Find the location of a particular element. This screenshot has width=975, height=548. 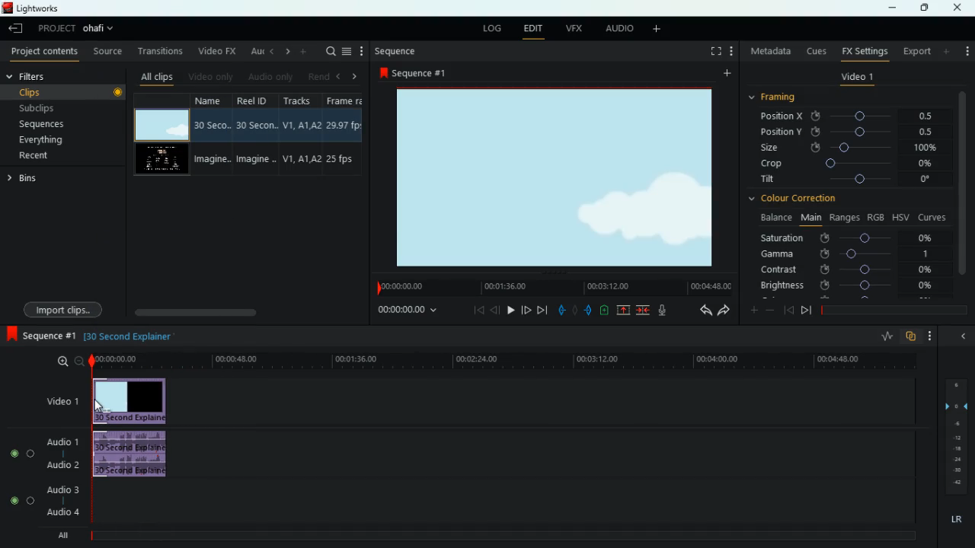

main is located at coordinates (810, 217).